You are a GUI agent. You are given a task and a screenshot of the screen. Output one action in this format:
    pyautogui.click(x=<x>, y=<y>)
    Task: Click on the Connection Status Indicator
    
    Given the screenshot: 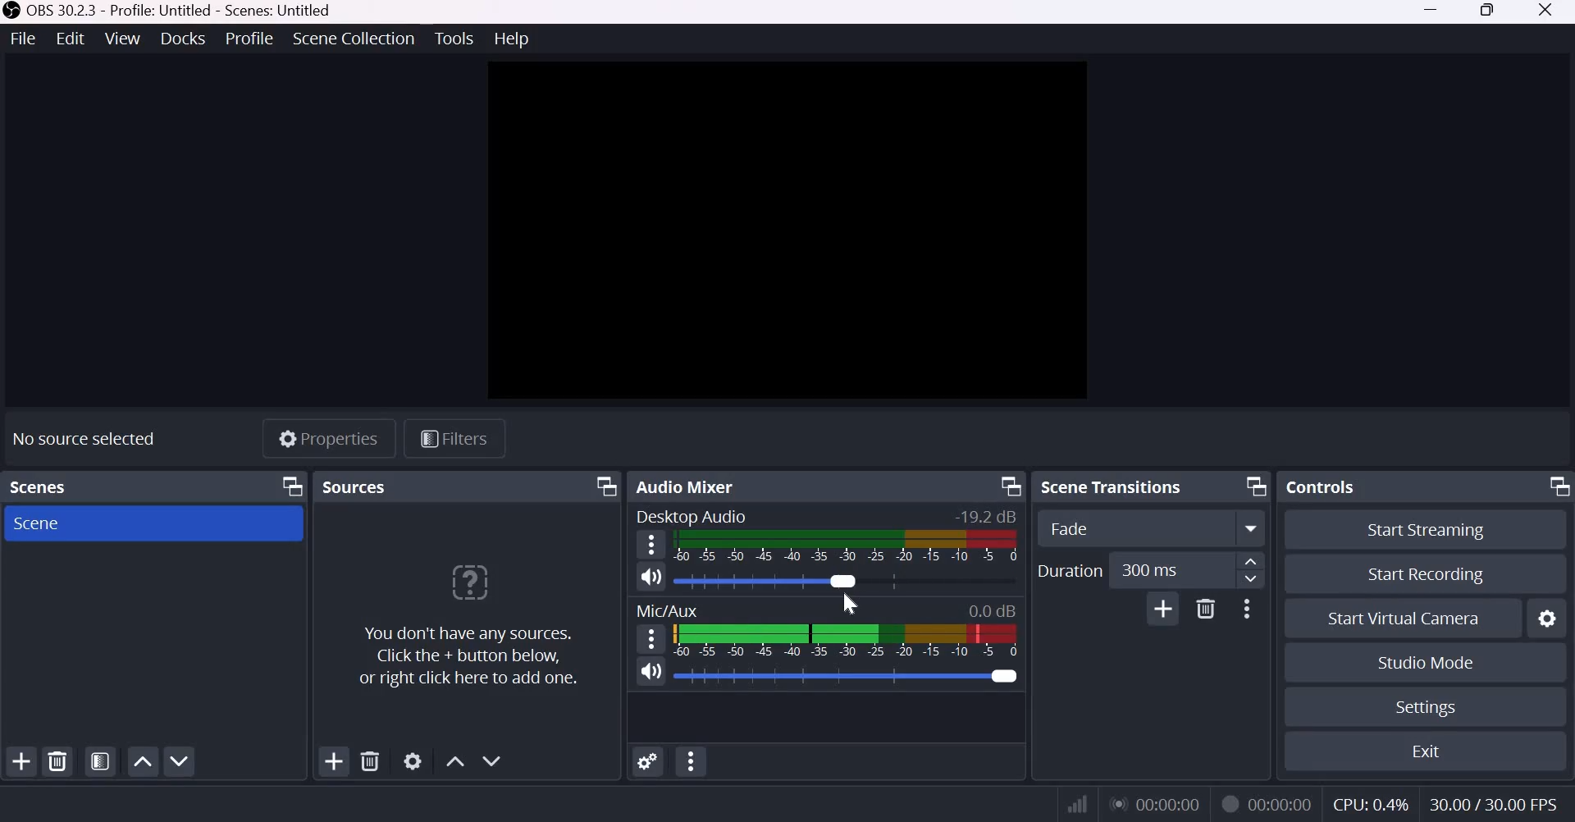 What is the action you would take?
    pyautogui.click(x=1079, y=803)
    